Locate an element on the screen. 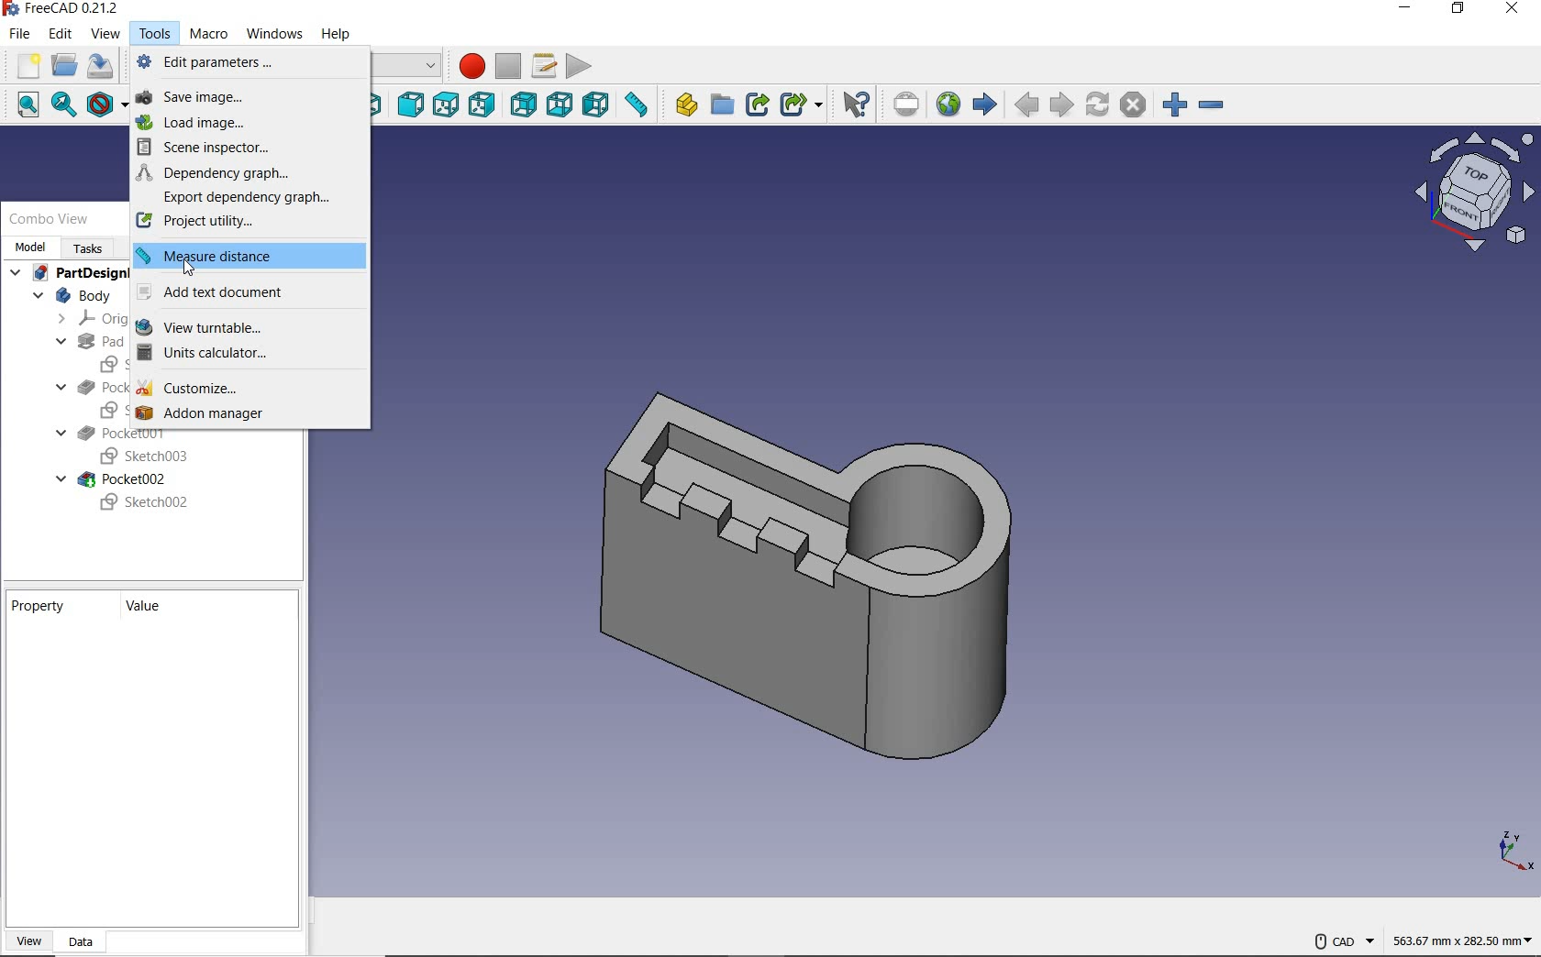 The image size is (1541, 957). CUSTOMIZE is located at coordinates (244, 387).